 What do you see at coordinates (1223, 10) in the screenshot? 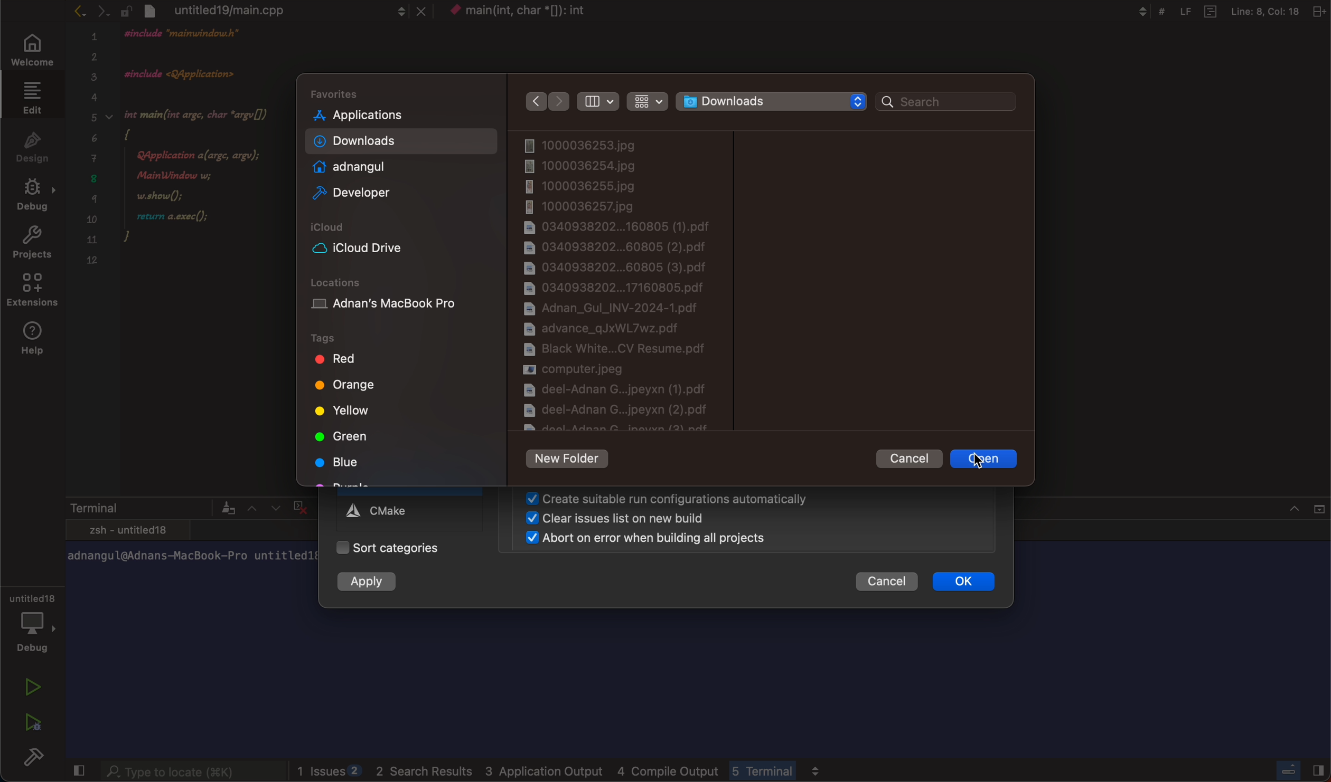
I see `` at bounding box center [1223, 10].